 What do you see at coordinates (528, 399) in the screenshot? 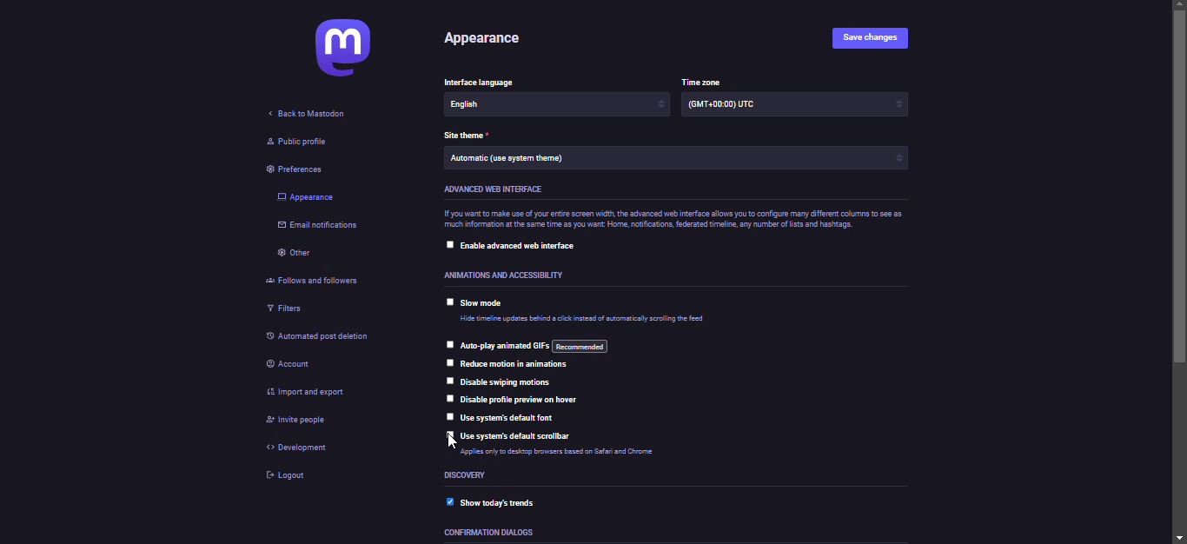
I see `disable profile preview on hover` at bounding box center [528, 399].